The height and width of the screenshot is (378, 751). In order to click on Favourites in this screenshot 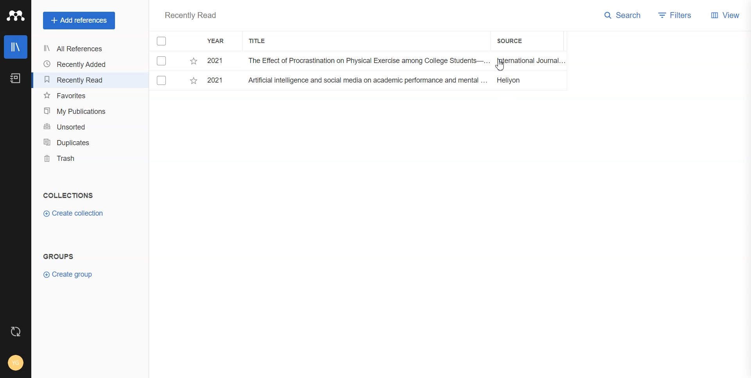, I will do `click(77, 96)`.